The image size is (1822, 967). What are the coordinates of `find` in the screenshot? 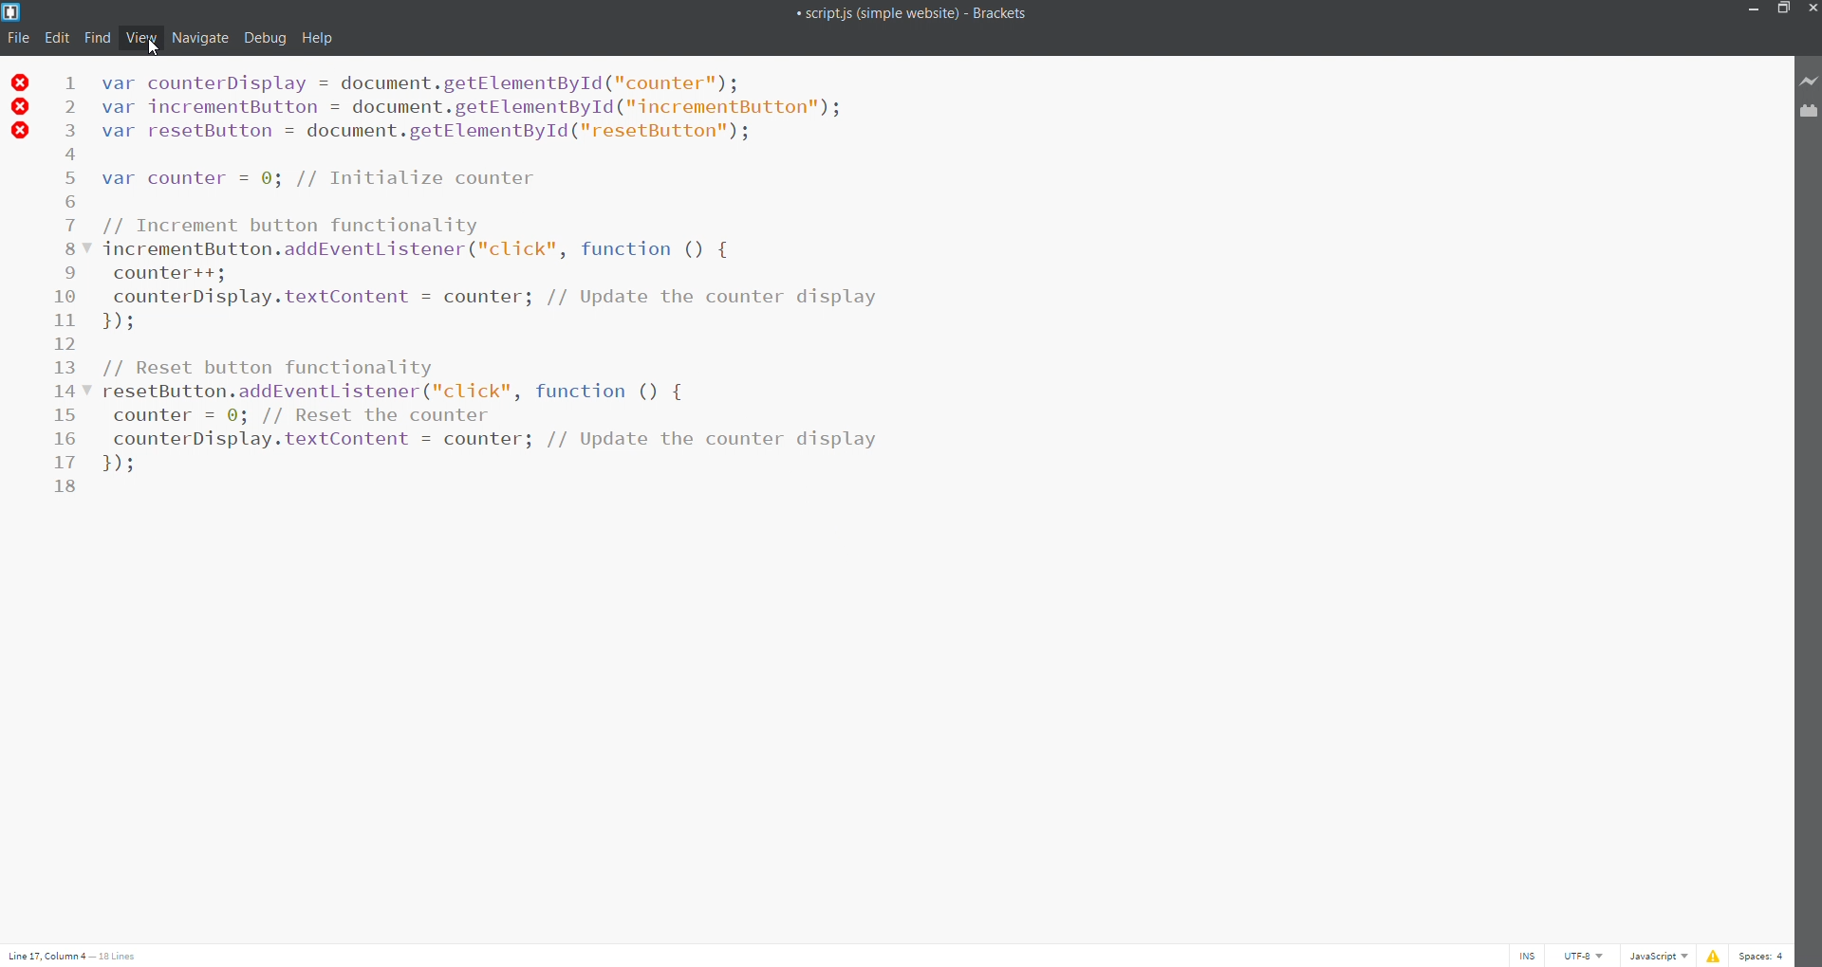 It's located at (99, 38).